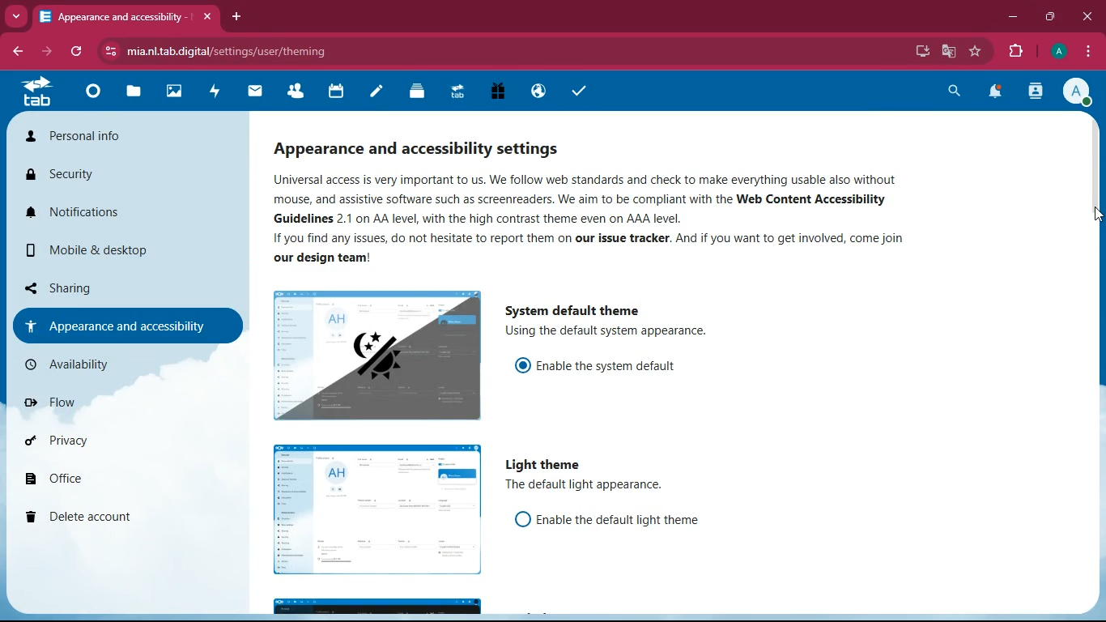 This screenshot has width=1106, height=622. Describe the element at coordinates (976, 53) in the screenshot. I see `favourite` at that location.